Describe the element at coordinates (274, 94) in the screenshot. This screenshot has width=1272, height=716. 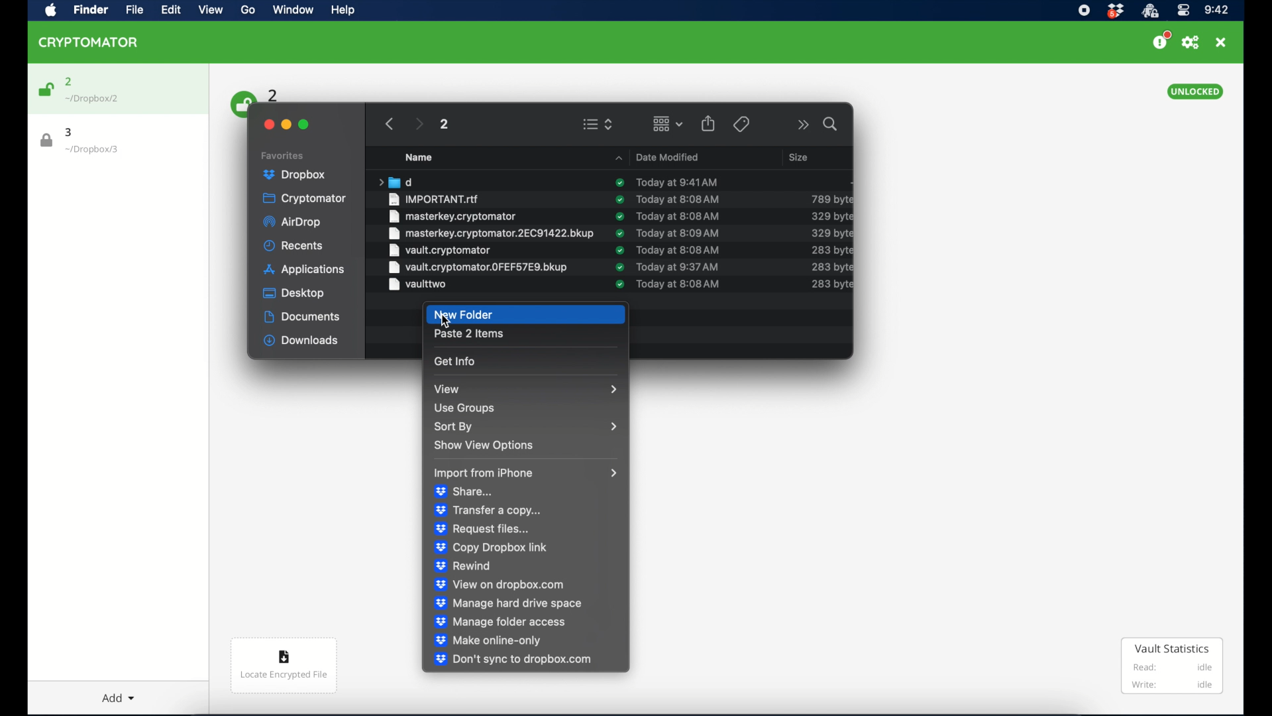
I see `2` at that location.